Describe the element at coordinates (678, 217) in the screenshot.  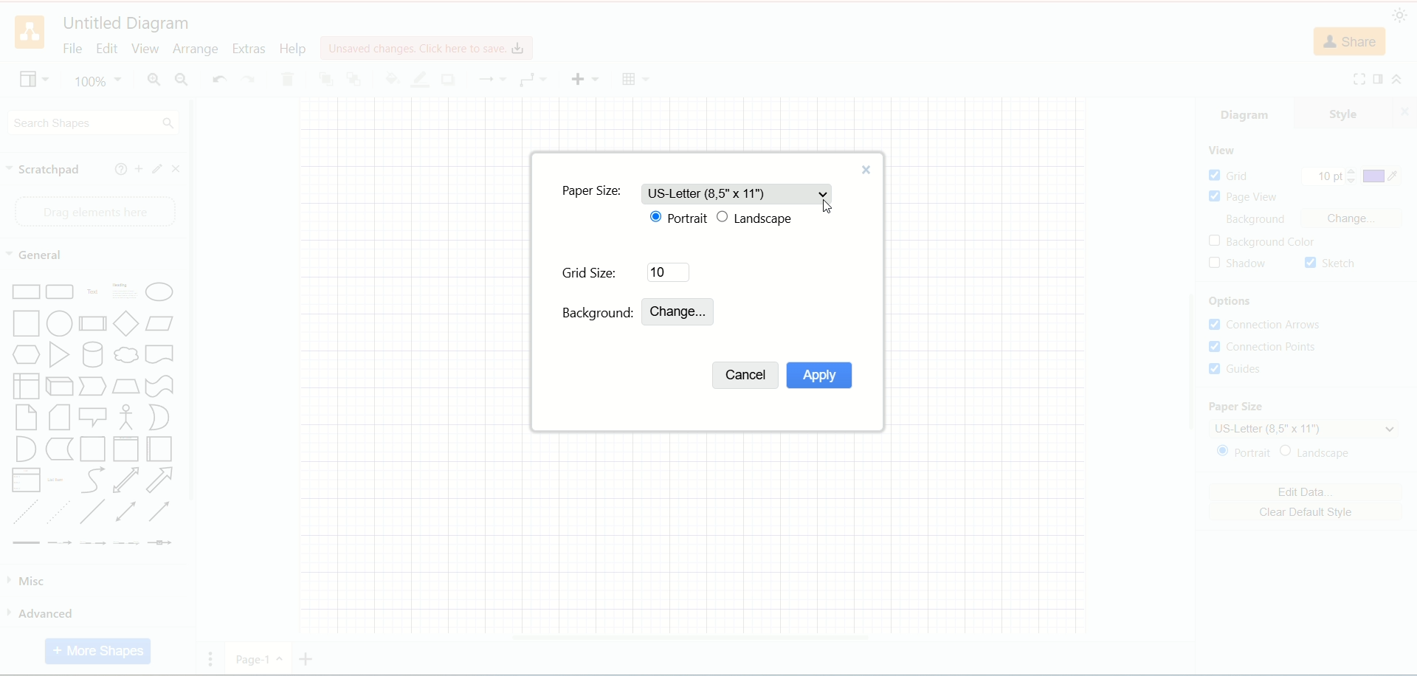
I see `portrait` at that location.